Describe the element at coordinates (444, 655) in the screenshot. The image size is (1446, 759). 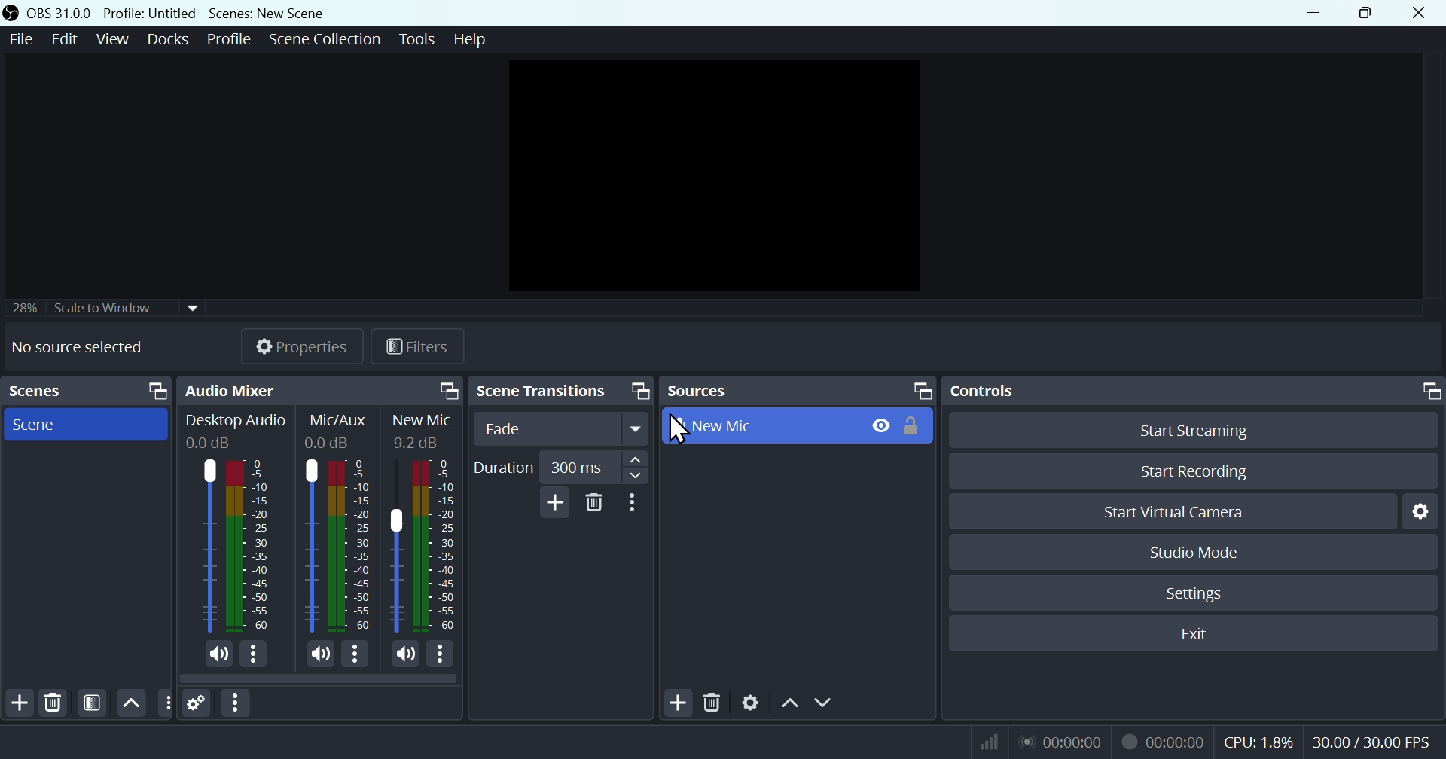
I see `More Options` at that location.